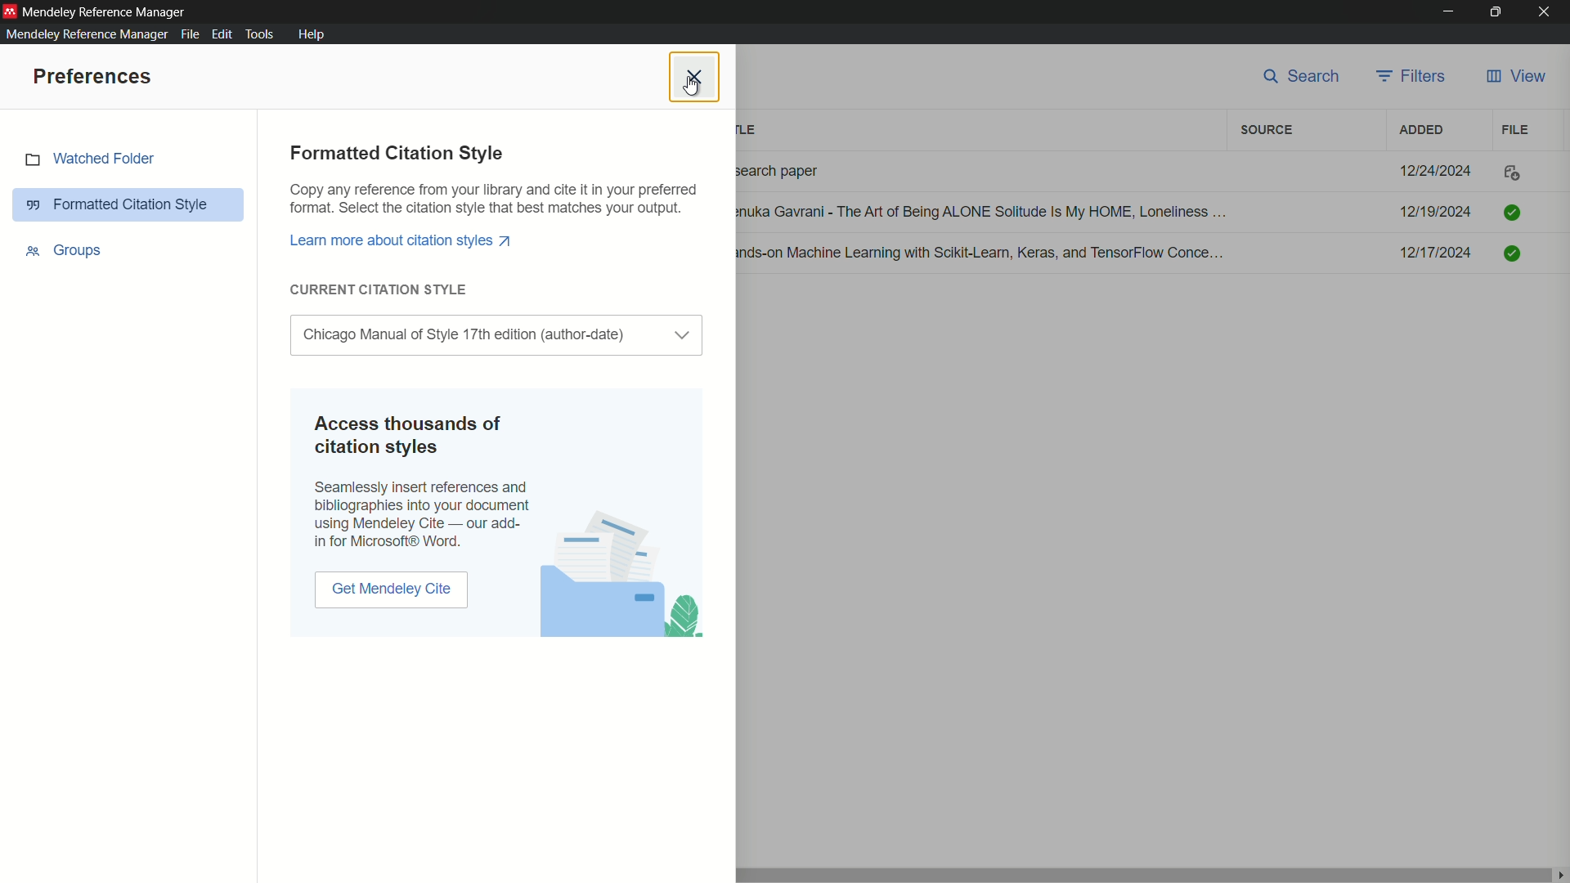  Describe the element at coordinates (222, 34) in the screenshot. I see `edit menu` at that location.